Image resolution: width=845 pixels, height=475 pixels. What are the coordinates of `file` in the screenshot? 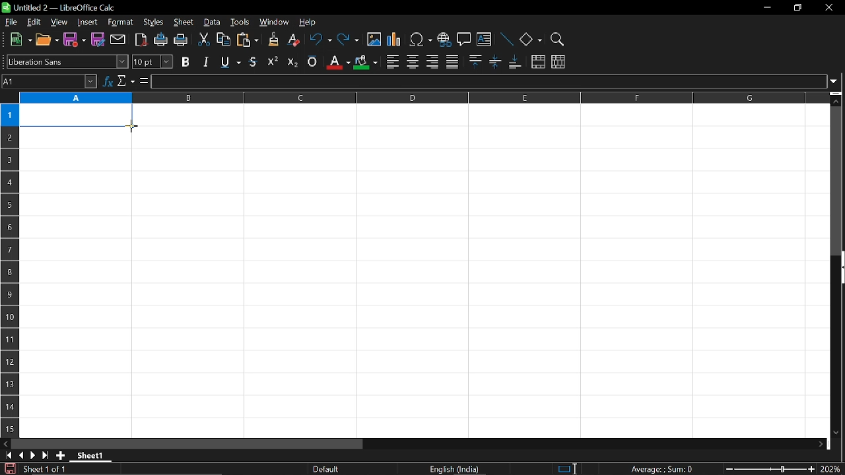 It's located at (11, 22).